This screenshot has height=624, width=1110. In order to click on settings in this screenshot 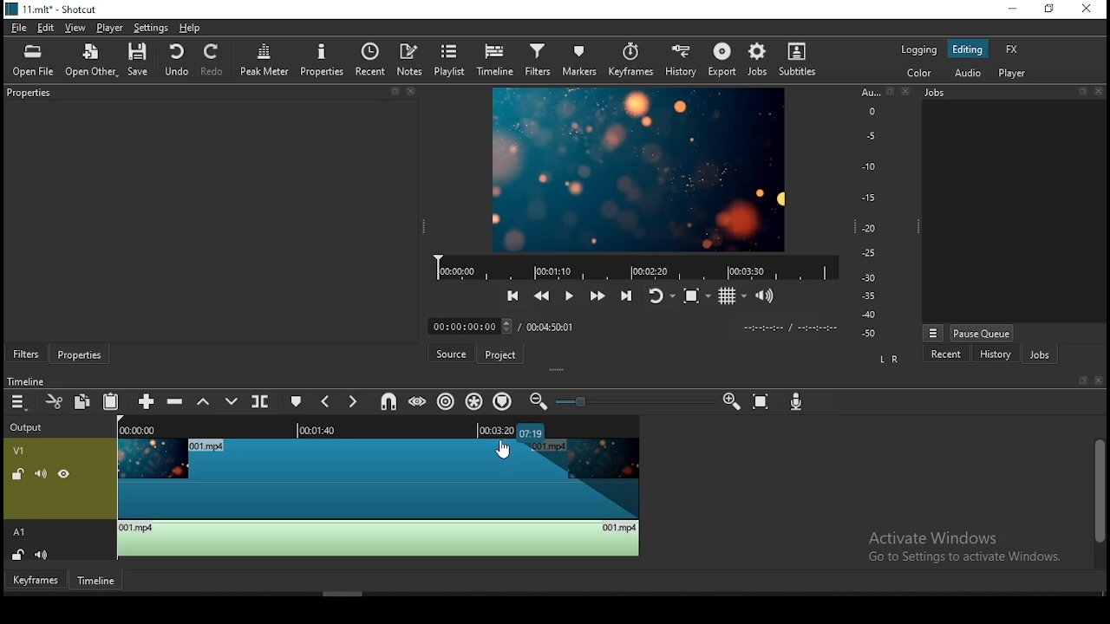, I will do `click(151, 27)`.